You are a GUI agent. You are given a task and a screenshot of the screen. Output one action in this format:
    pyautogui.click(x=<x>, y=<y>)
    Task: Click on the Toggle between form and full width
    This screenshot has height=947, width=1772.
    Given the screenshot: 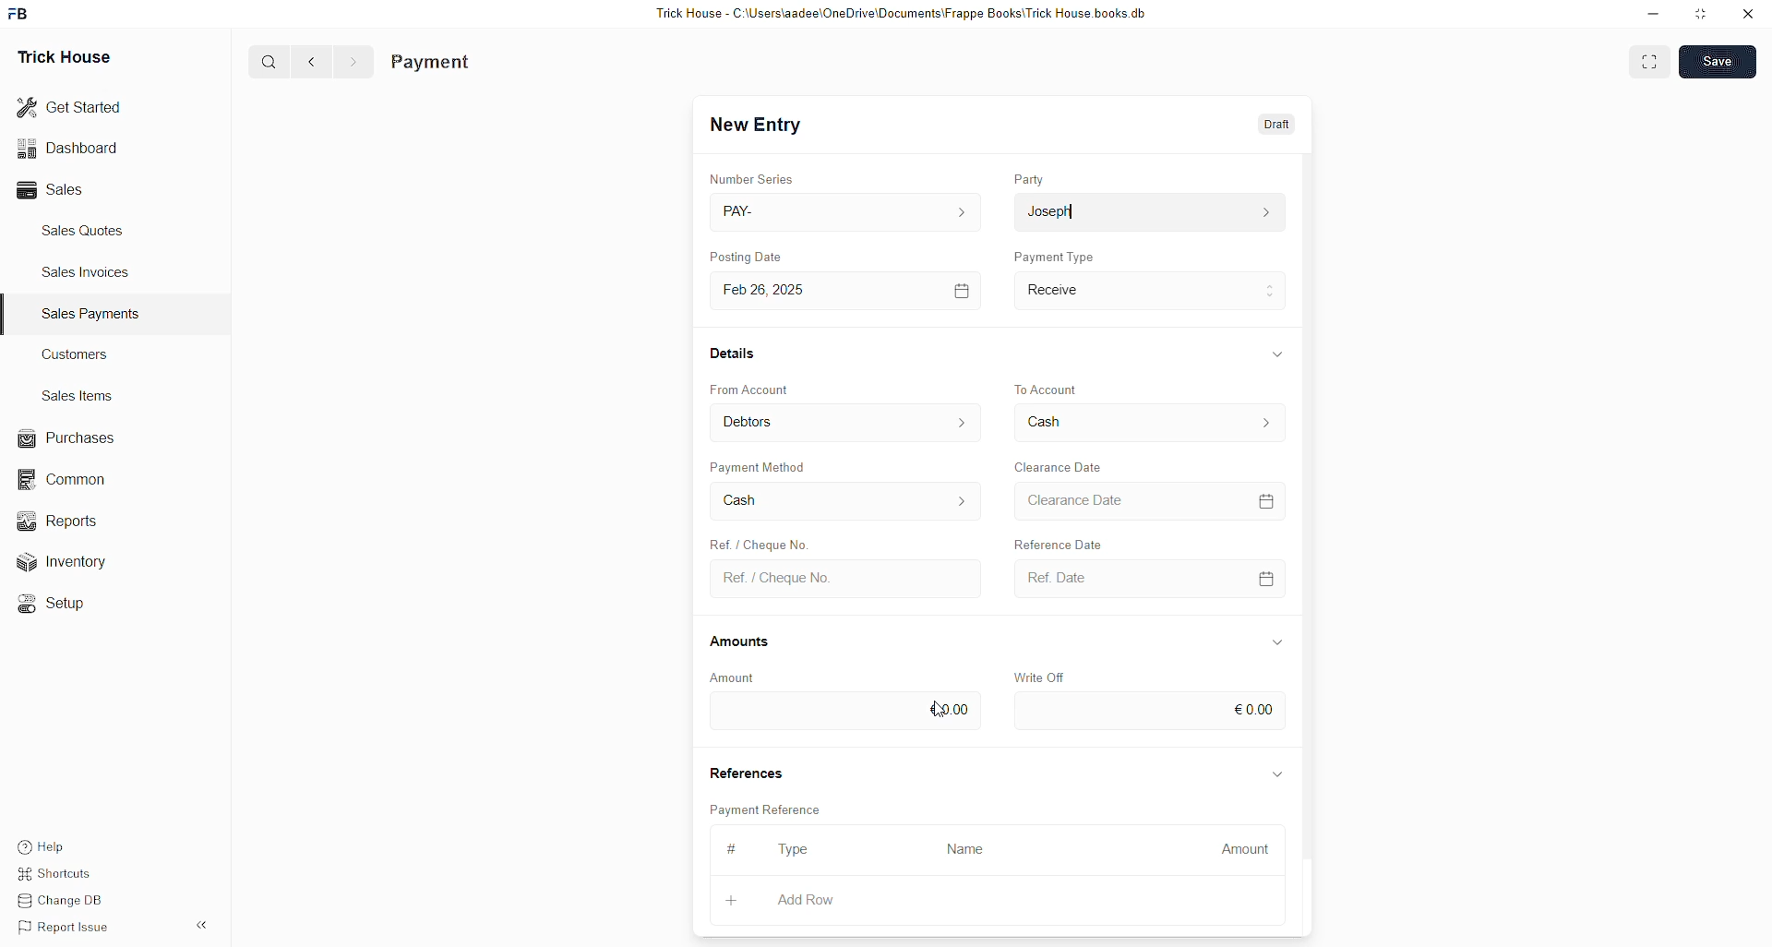 What is the action you would take?
    pyautogui.click(x=1649, y=65)
    